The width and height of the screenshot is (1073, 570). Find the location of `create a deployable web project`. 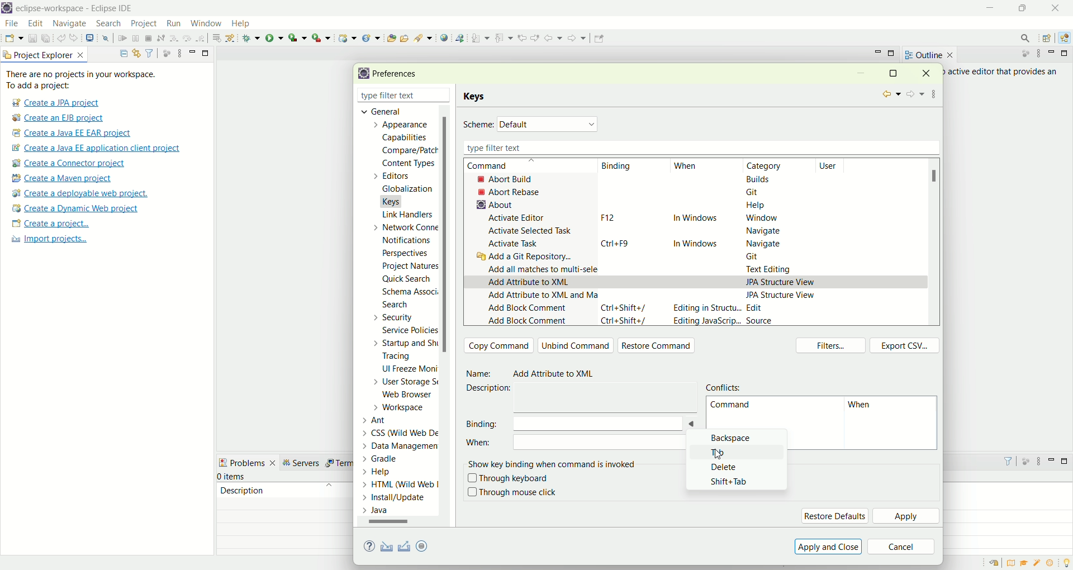

create a deployable web project is located at coordinates (80, 194).